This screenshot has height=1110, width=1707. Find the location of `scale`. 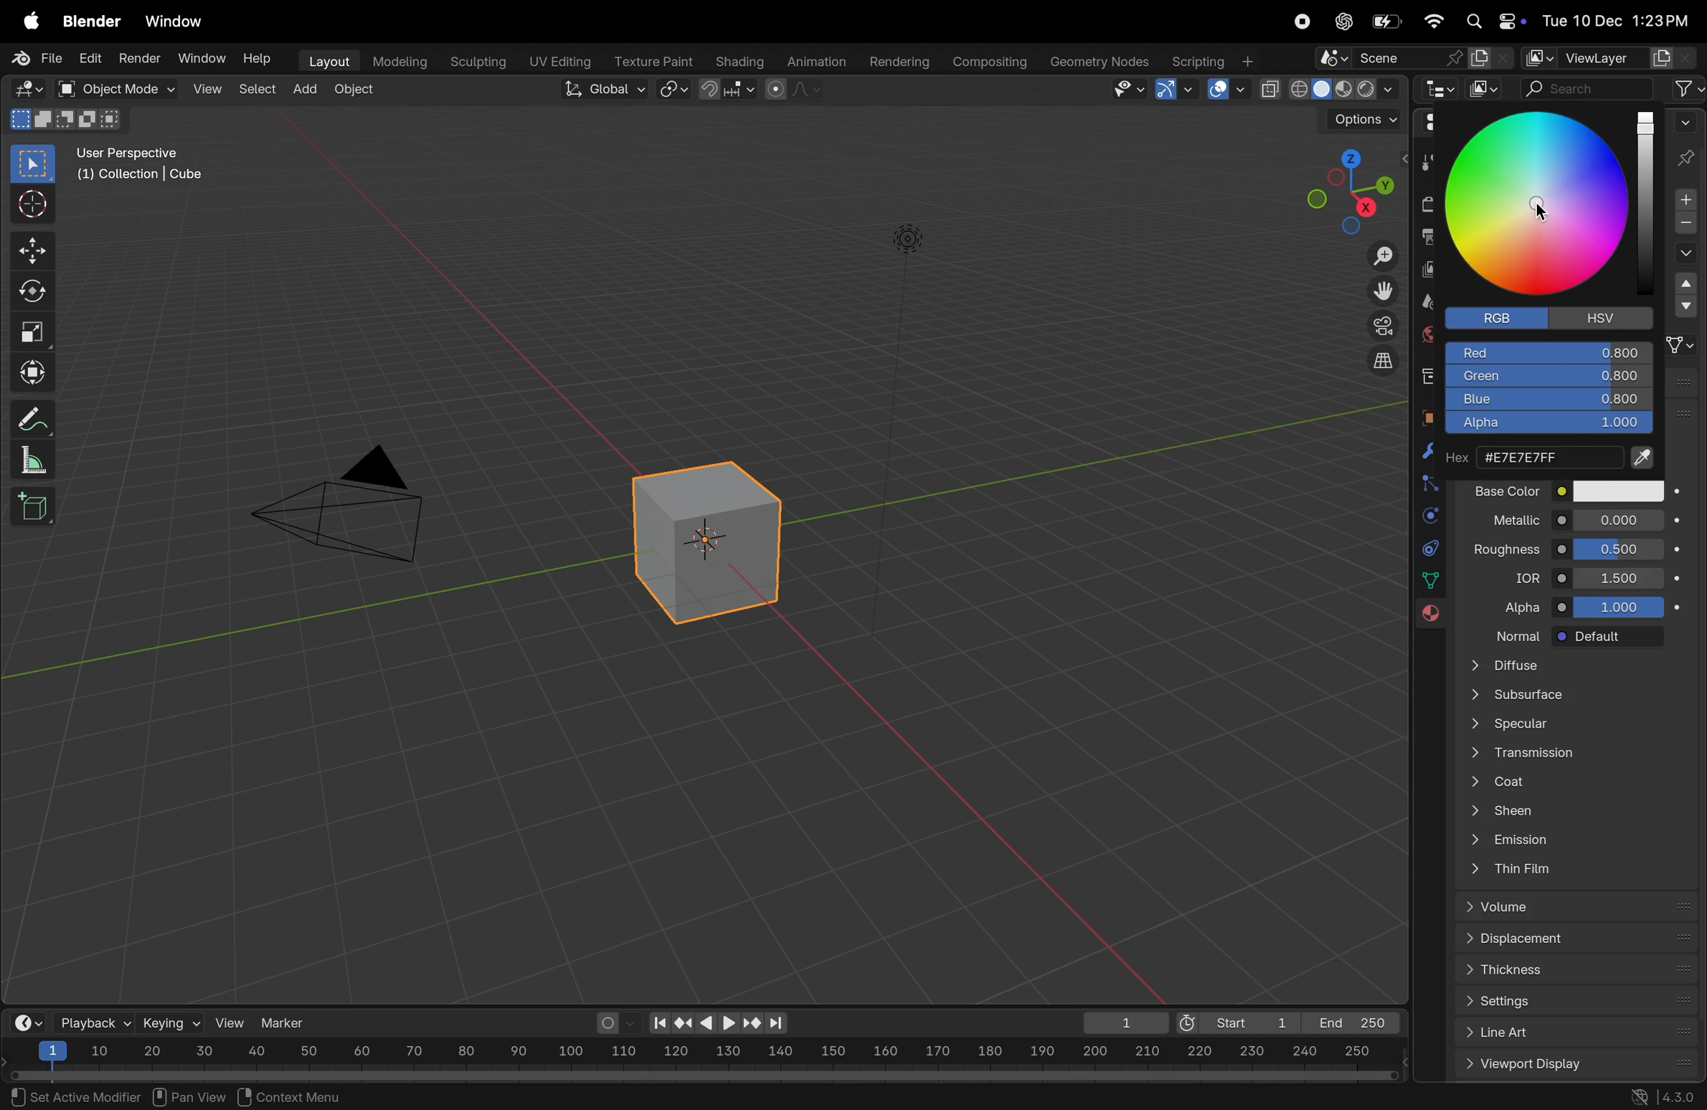

scale is located at coordinates (28, 460).